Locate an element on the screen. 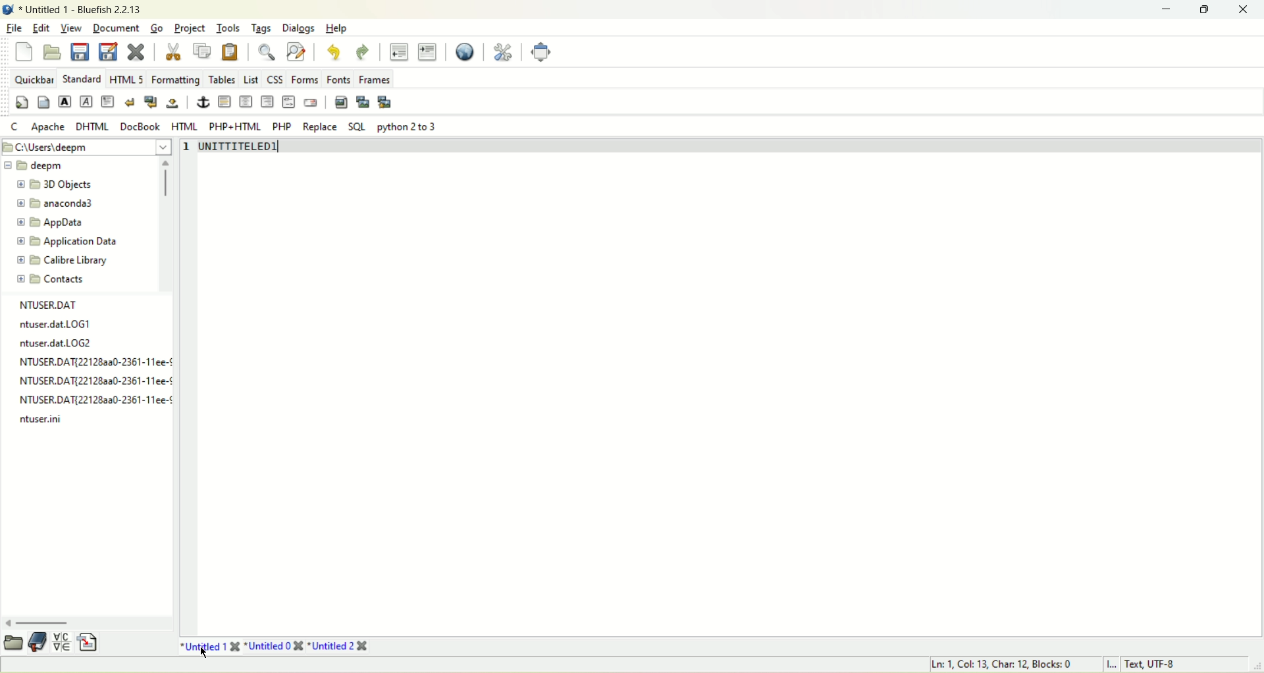 The height and width of the screenshot is (673, 1264). Untitled 2  is located at coordinates (340, 647).